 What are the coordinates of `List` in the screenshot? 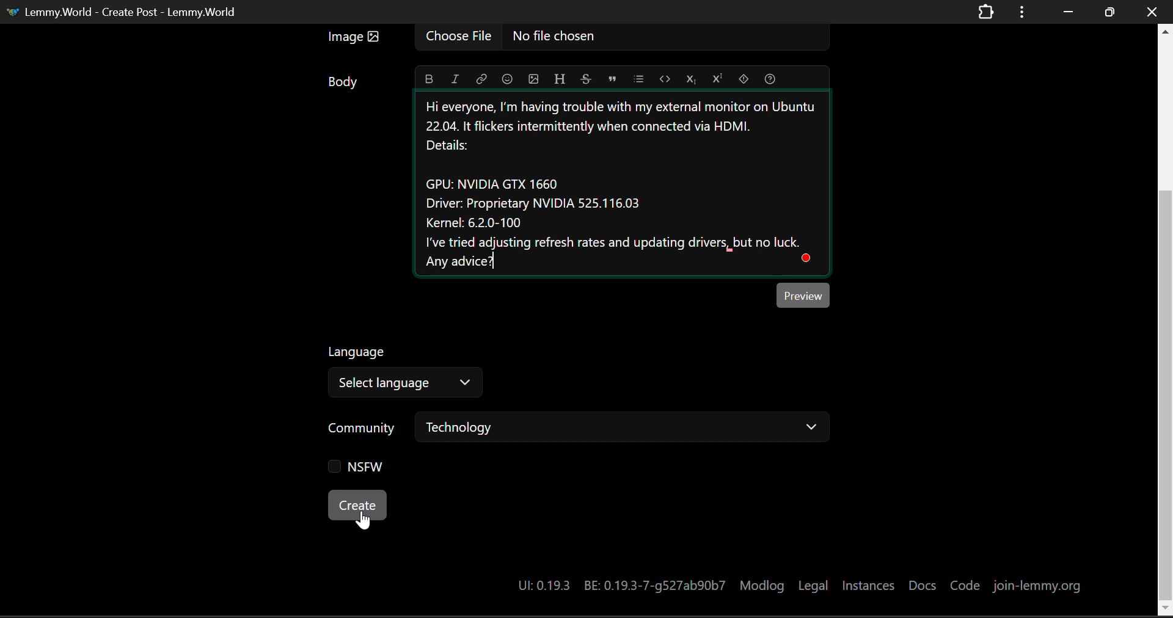 It's located at (638, 77).